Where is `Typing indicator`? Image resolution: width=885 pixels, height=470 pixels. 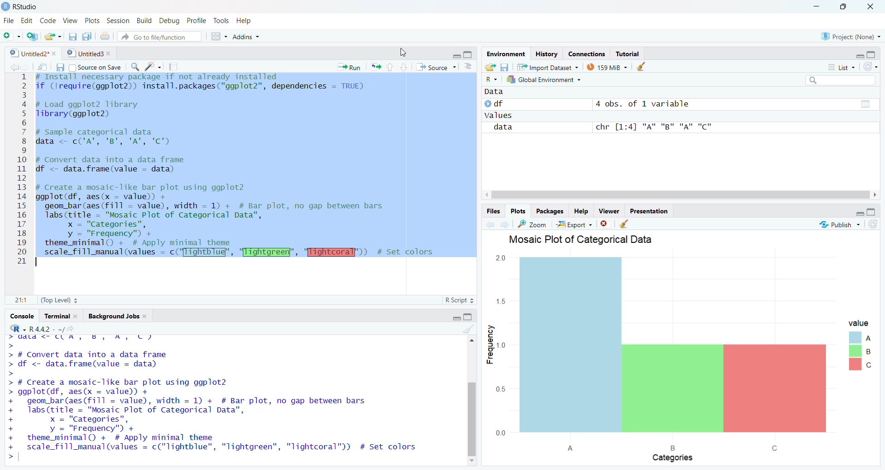 Typing indicator is located at coordinates (15, 342).